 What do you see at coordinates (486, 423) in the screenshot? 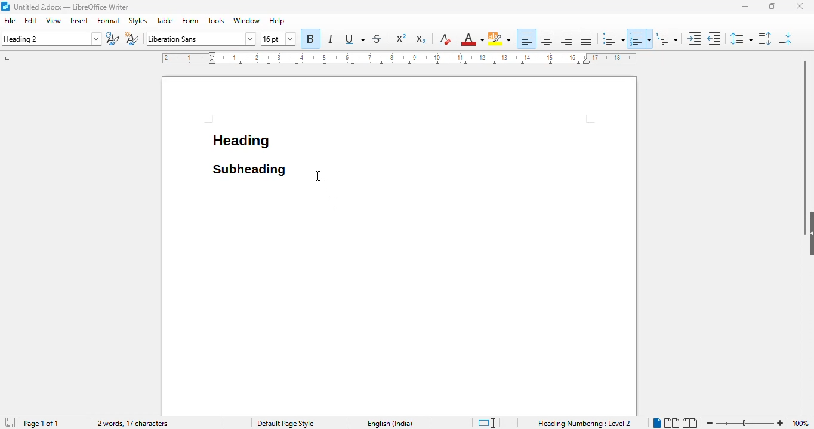
I see `standard selection` at bounding box center [486, 423].